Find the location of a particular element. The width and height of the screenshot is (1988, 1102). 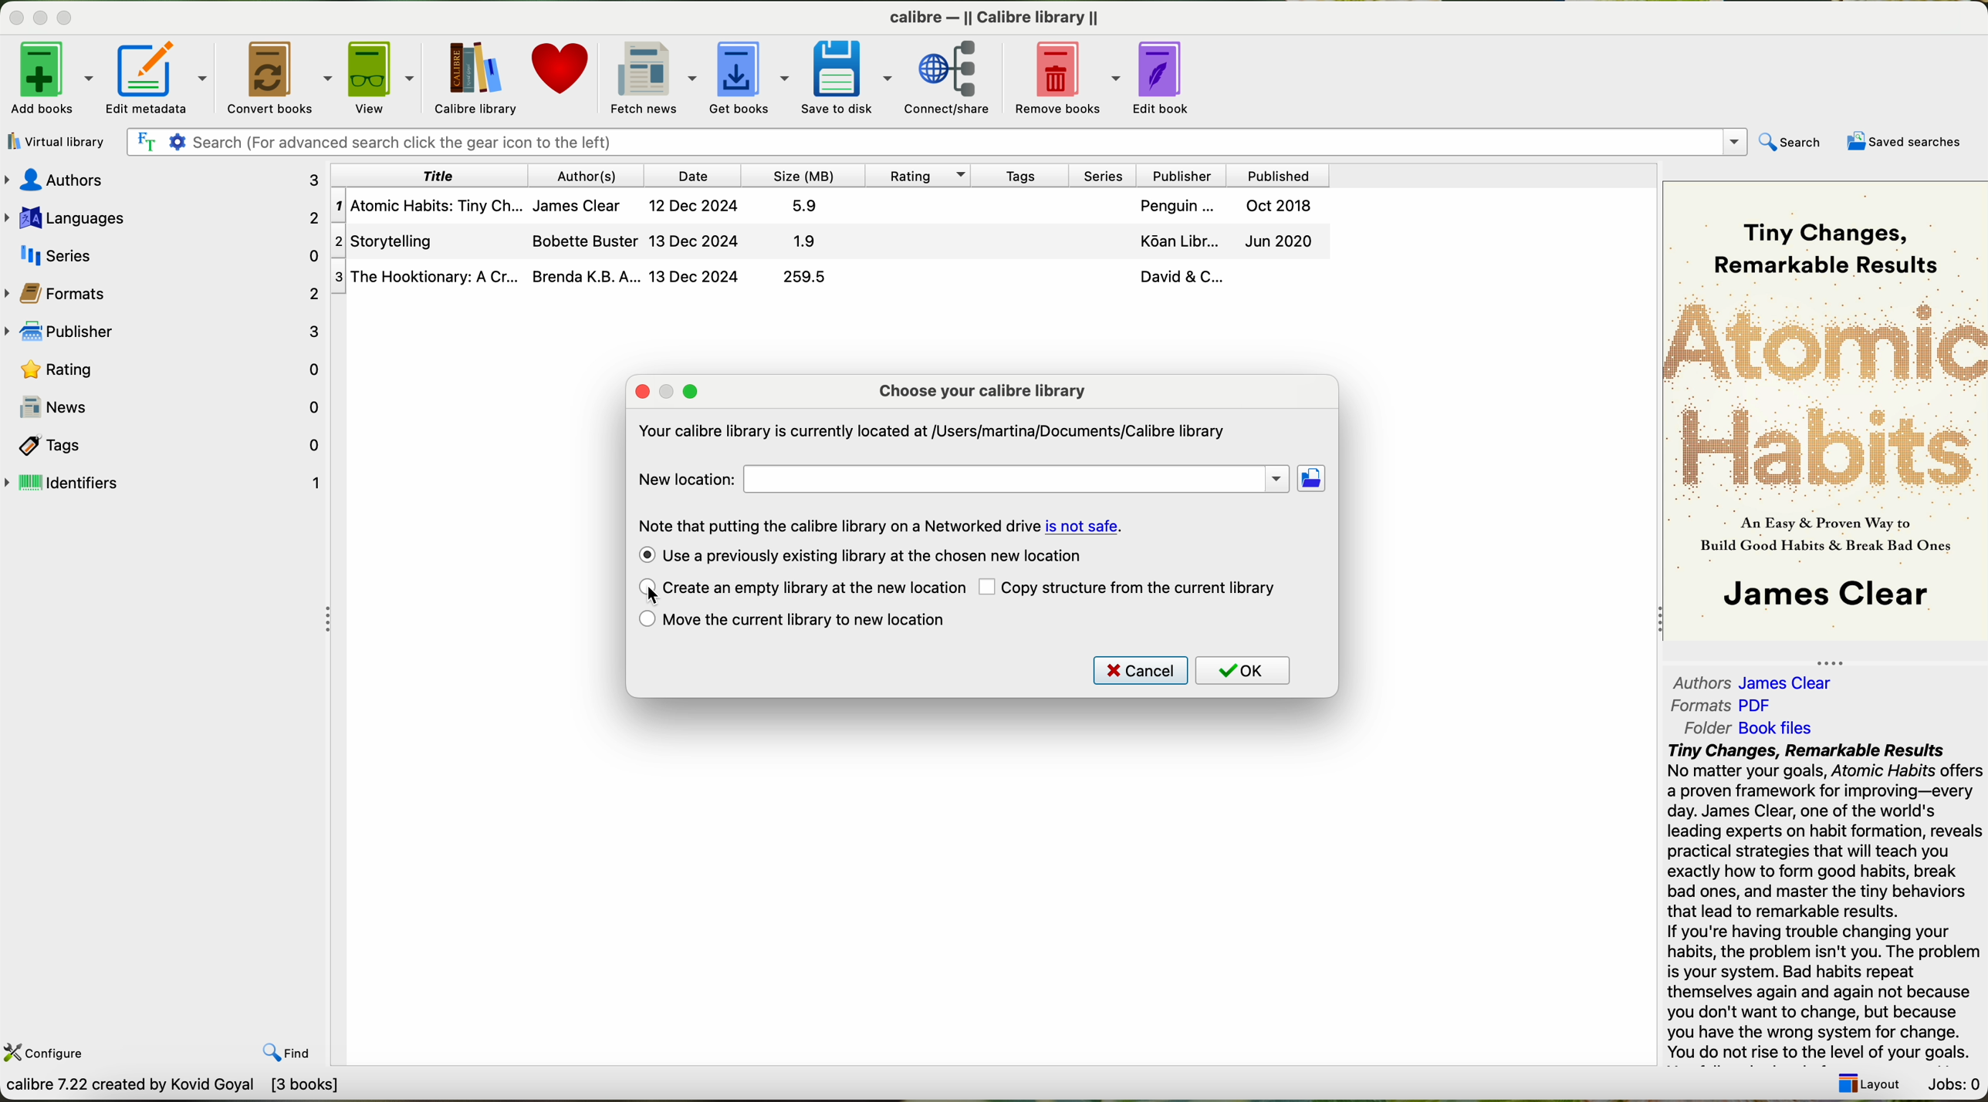

cancel button is located at coordinates (1139, 671).